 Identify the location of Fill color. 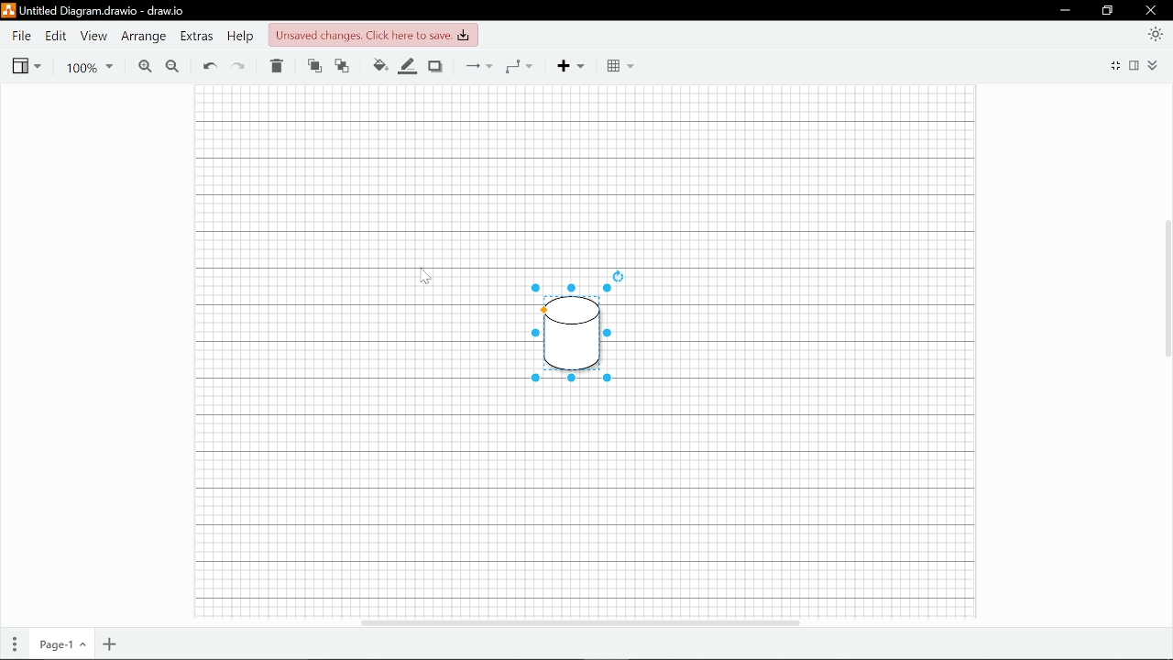
(378, 66).